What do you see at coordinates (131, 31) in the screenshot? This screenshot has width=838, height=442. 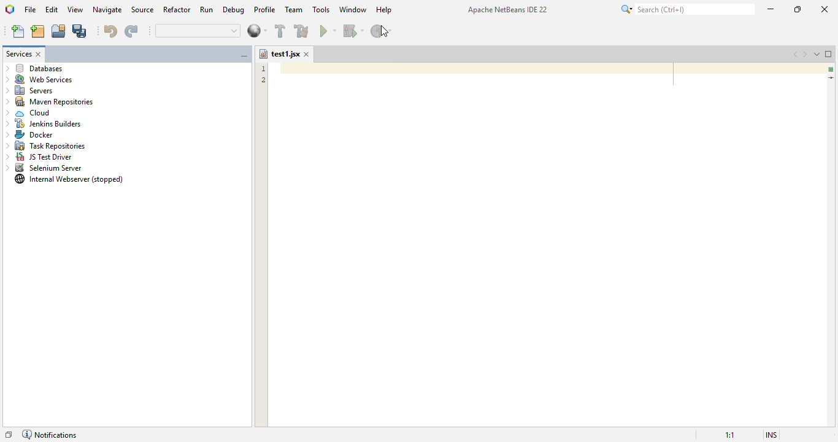 I see `redo` at bounding box center [131, 31].